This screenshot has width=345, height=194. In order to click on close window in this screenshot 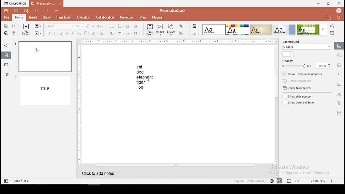, I will do `click(339, 4)`.